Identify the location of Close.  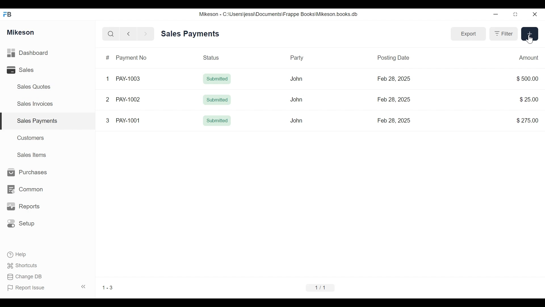
(534, 13).